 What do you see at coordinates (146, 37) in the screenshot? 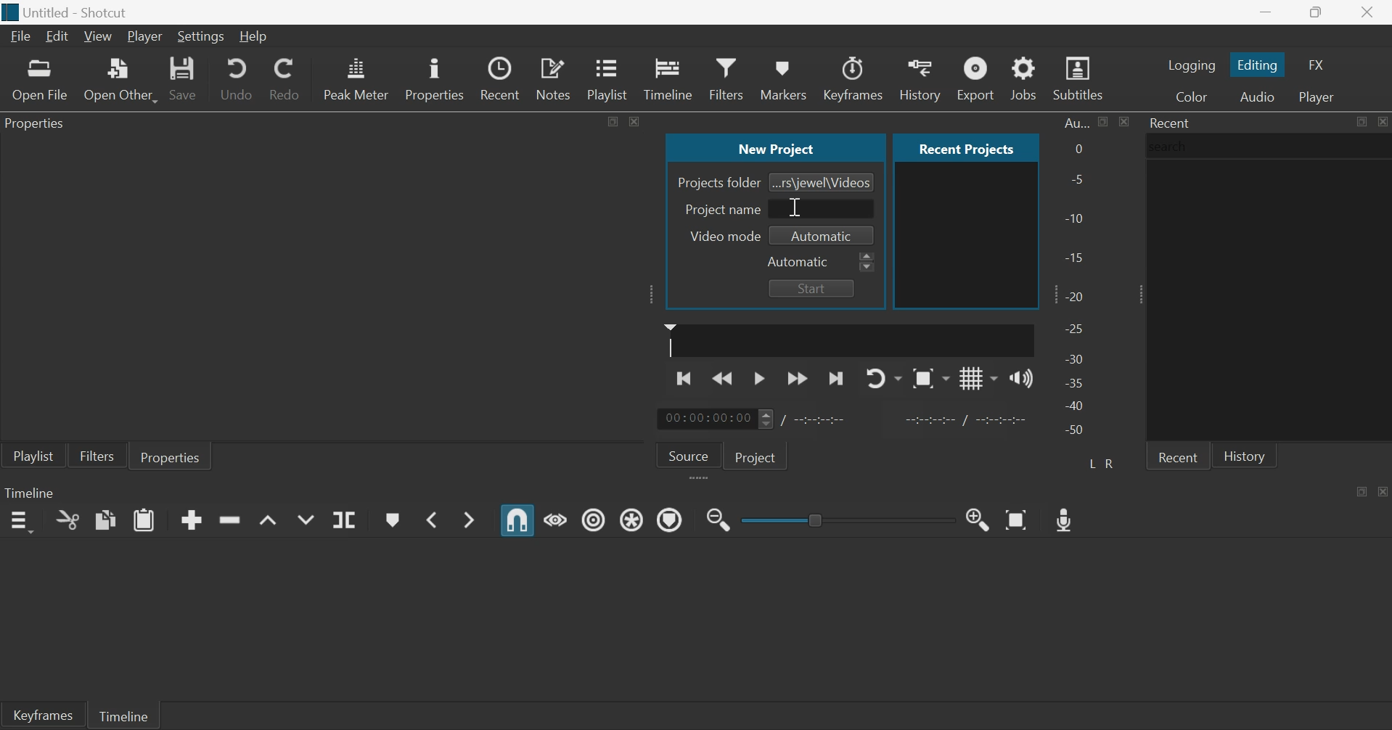
I see `Player` at bounding box center [146, 37].